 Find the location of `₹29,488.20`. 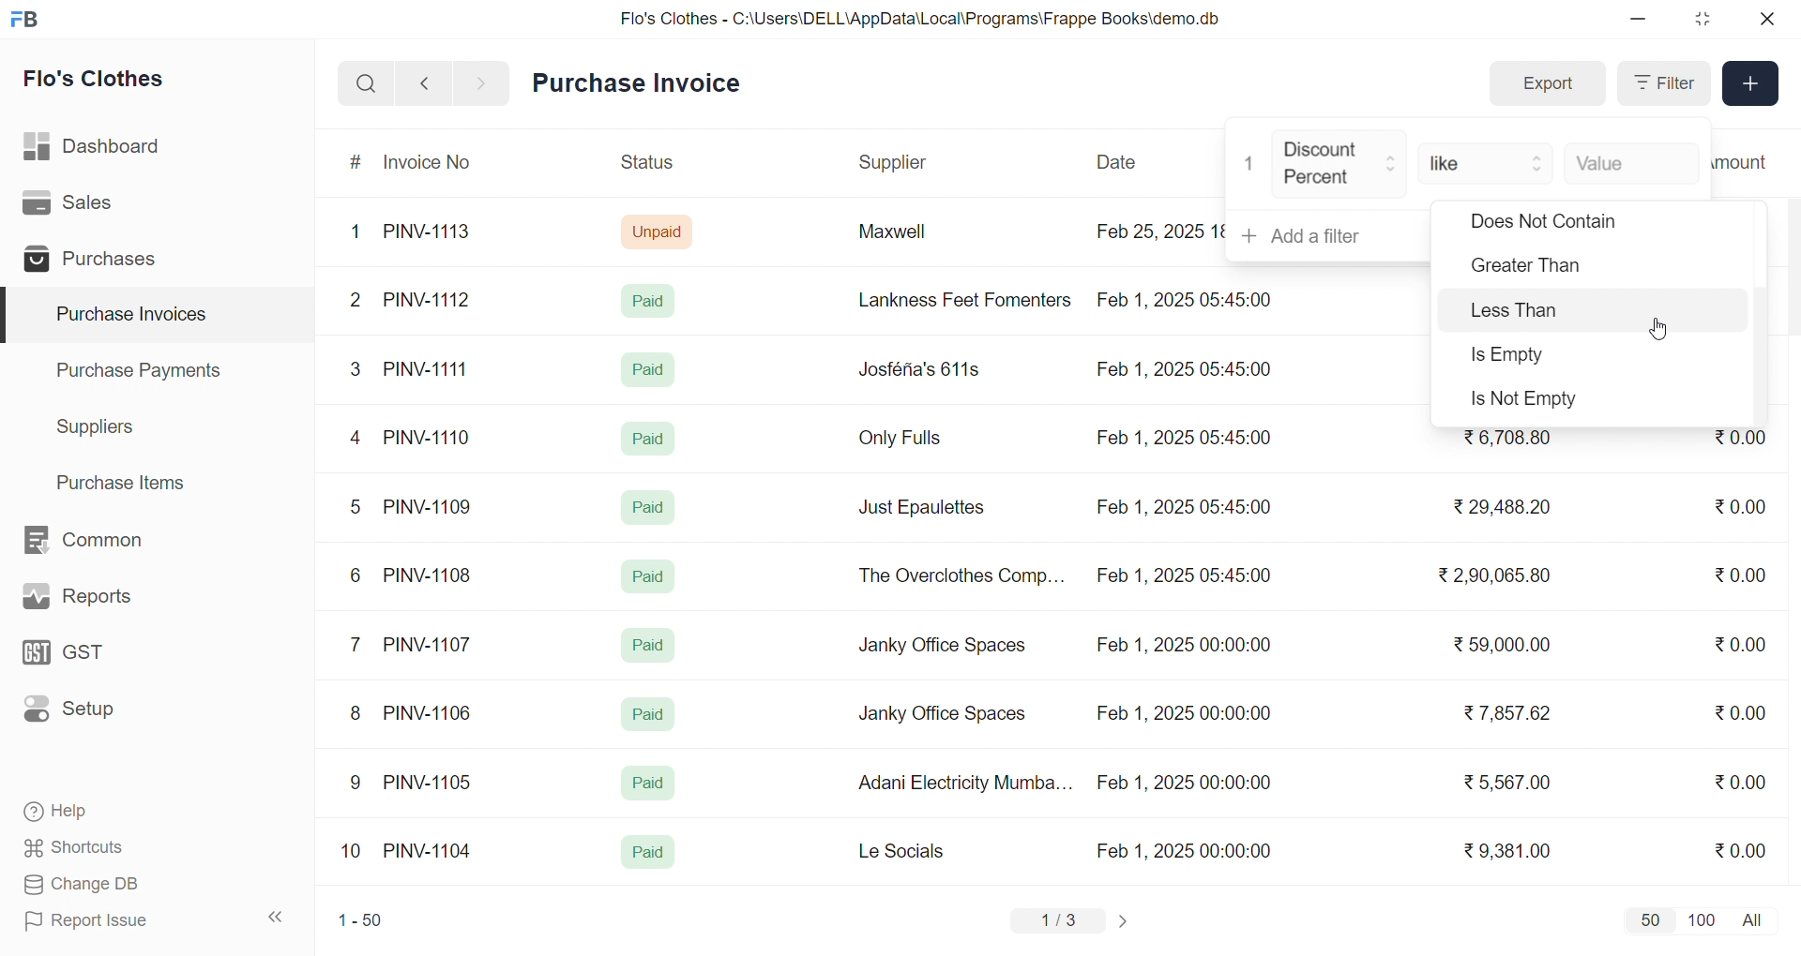

₹29,488.20 is located at coordinates (1496, 507).